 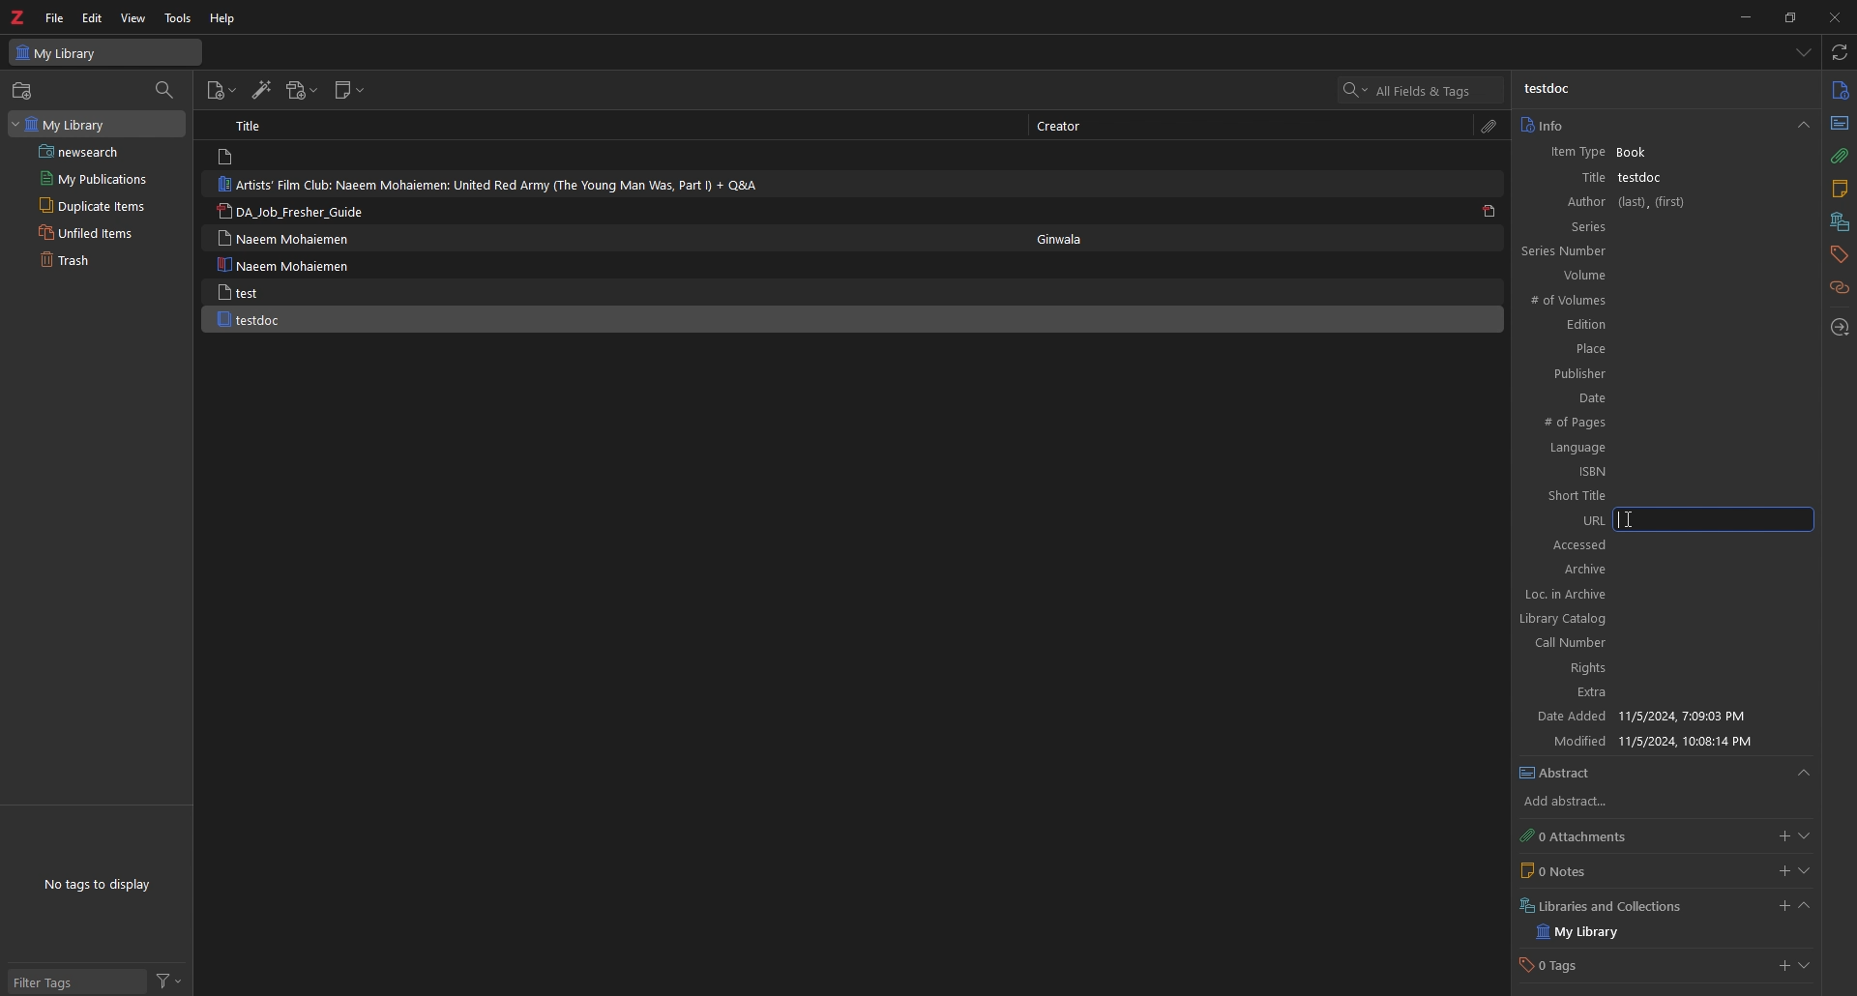 I want to click on Archive, so click(x=1558, y=571).